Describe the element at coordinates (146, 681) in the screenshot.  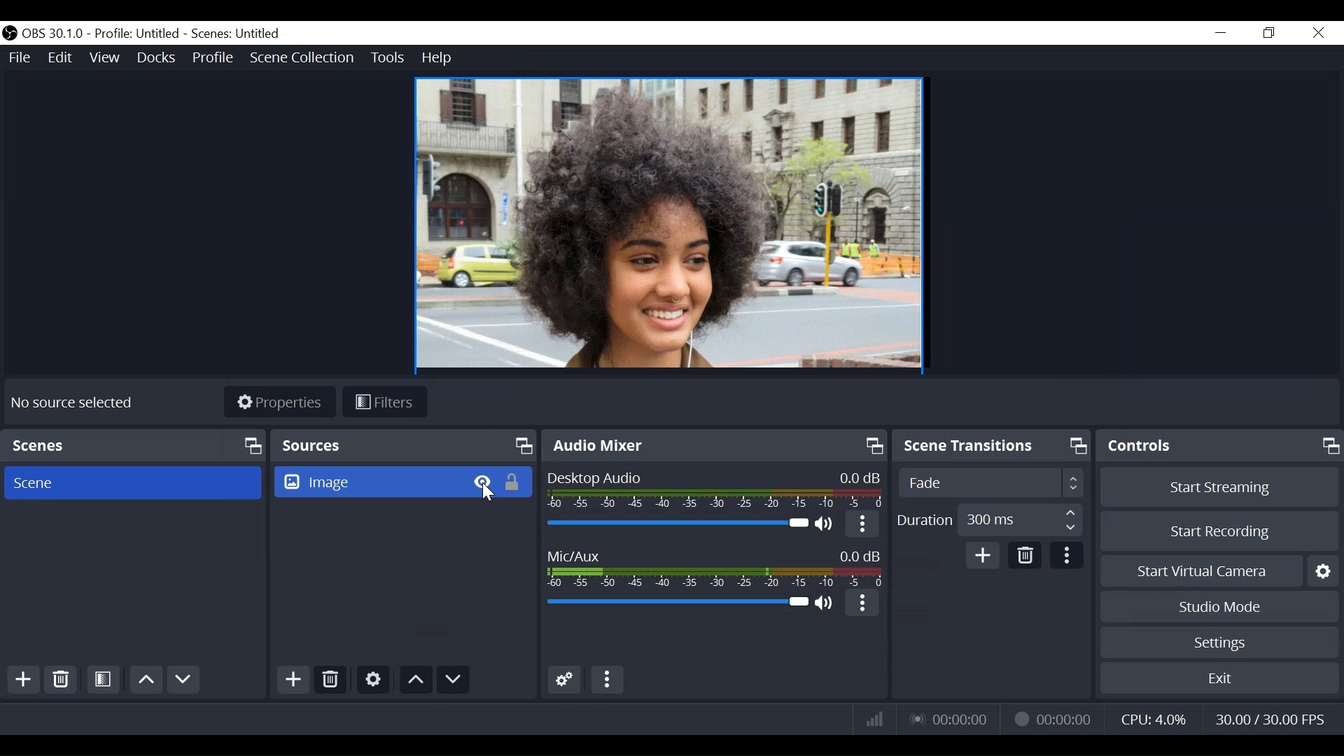
I see `Move up` at that location.